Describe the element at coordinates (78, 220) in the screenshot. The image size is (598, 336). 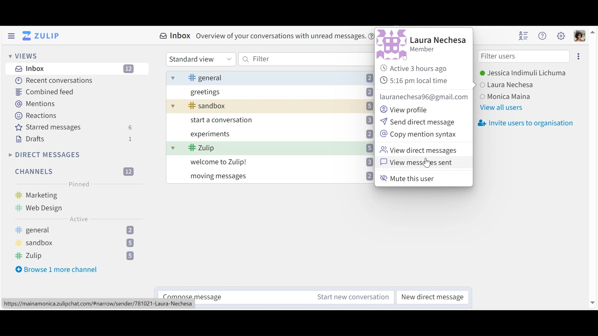
I see `Active` at that location.